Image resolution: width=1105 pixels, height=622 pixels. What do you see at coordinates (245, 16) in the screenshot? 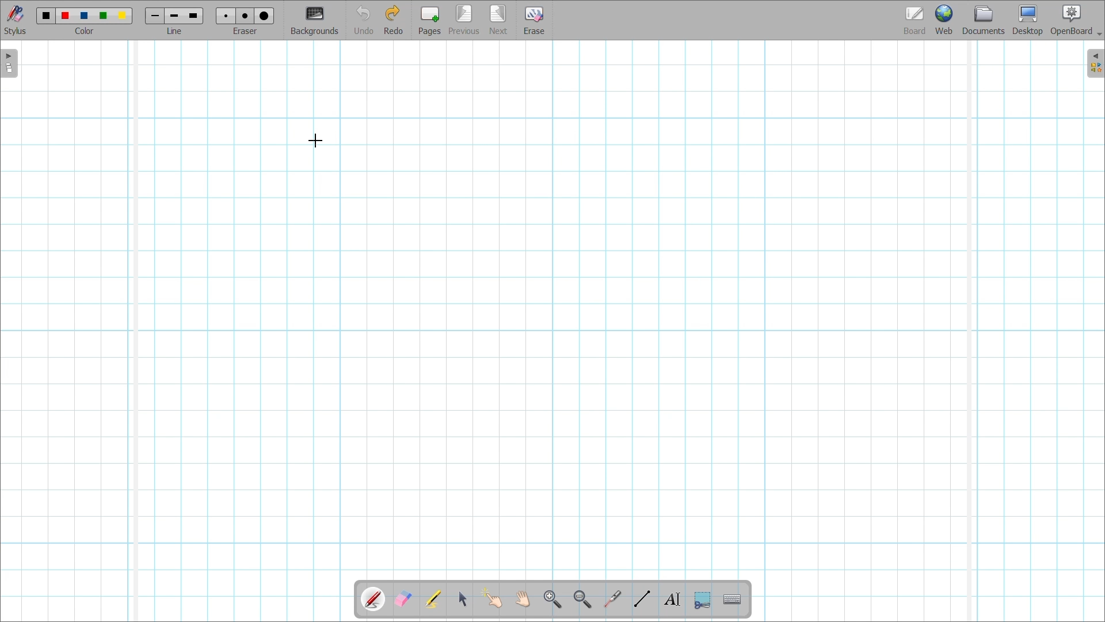
I see `Eraser thickness options` at bounding box center [245, 16].